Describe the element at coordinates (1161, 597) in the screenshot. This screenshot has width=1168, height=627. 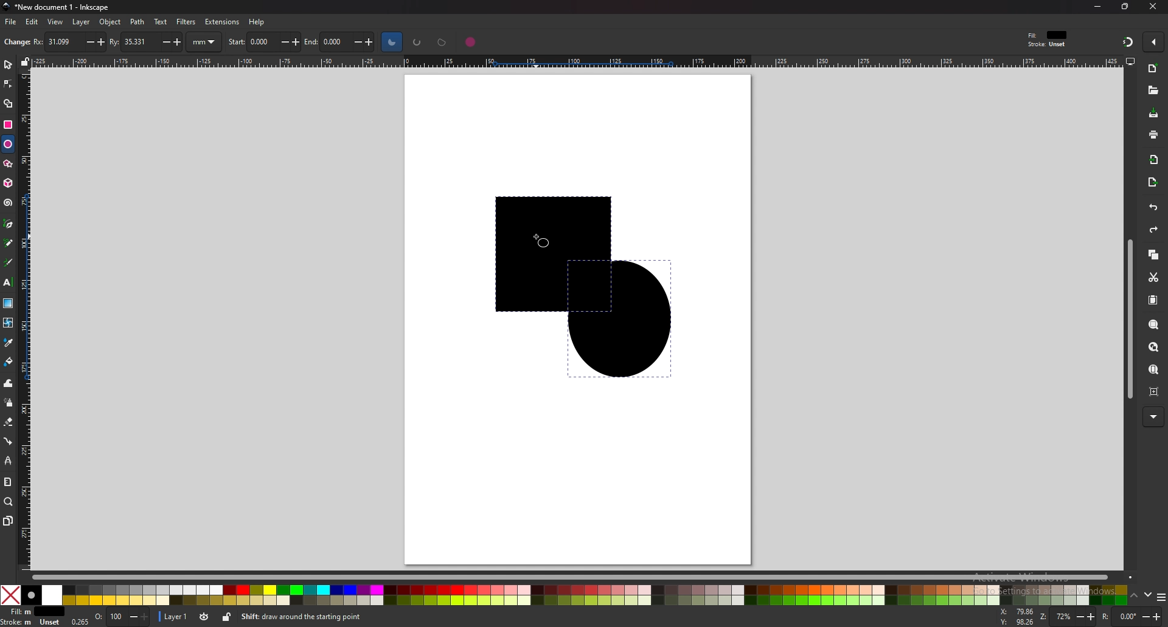
I see `more colors` at that location.